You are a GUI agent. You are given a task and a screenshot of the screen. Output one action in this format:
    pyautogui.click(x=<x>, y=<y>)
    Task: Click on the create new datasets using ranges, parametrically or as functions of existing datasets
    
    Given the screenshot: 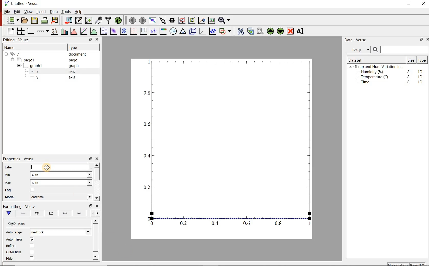 What is the action you would take?
    pyautogui.click(x=89, y=21)
    